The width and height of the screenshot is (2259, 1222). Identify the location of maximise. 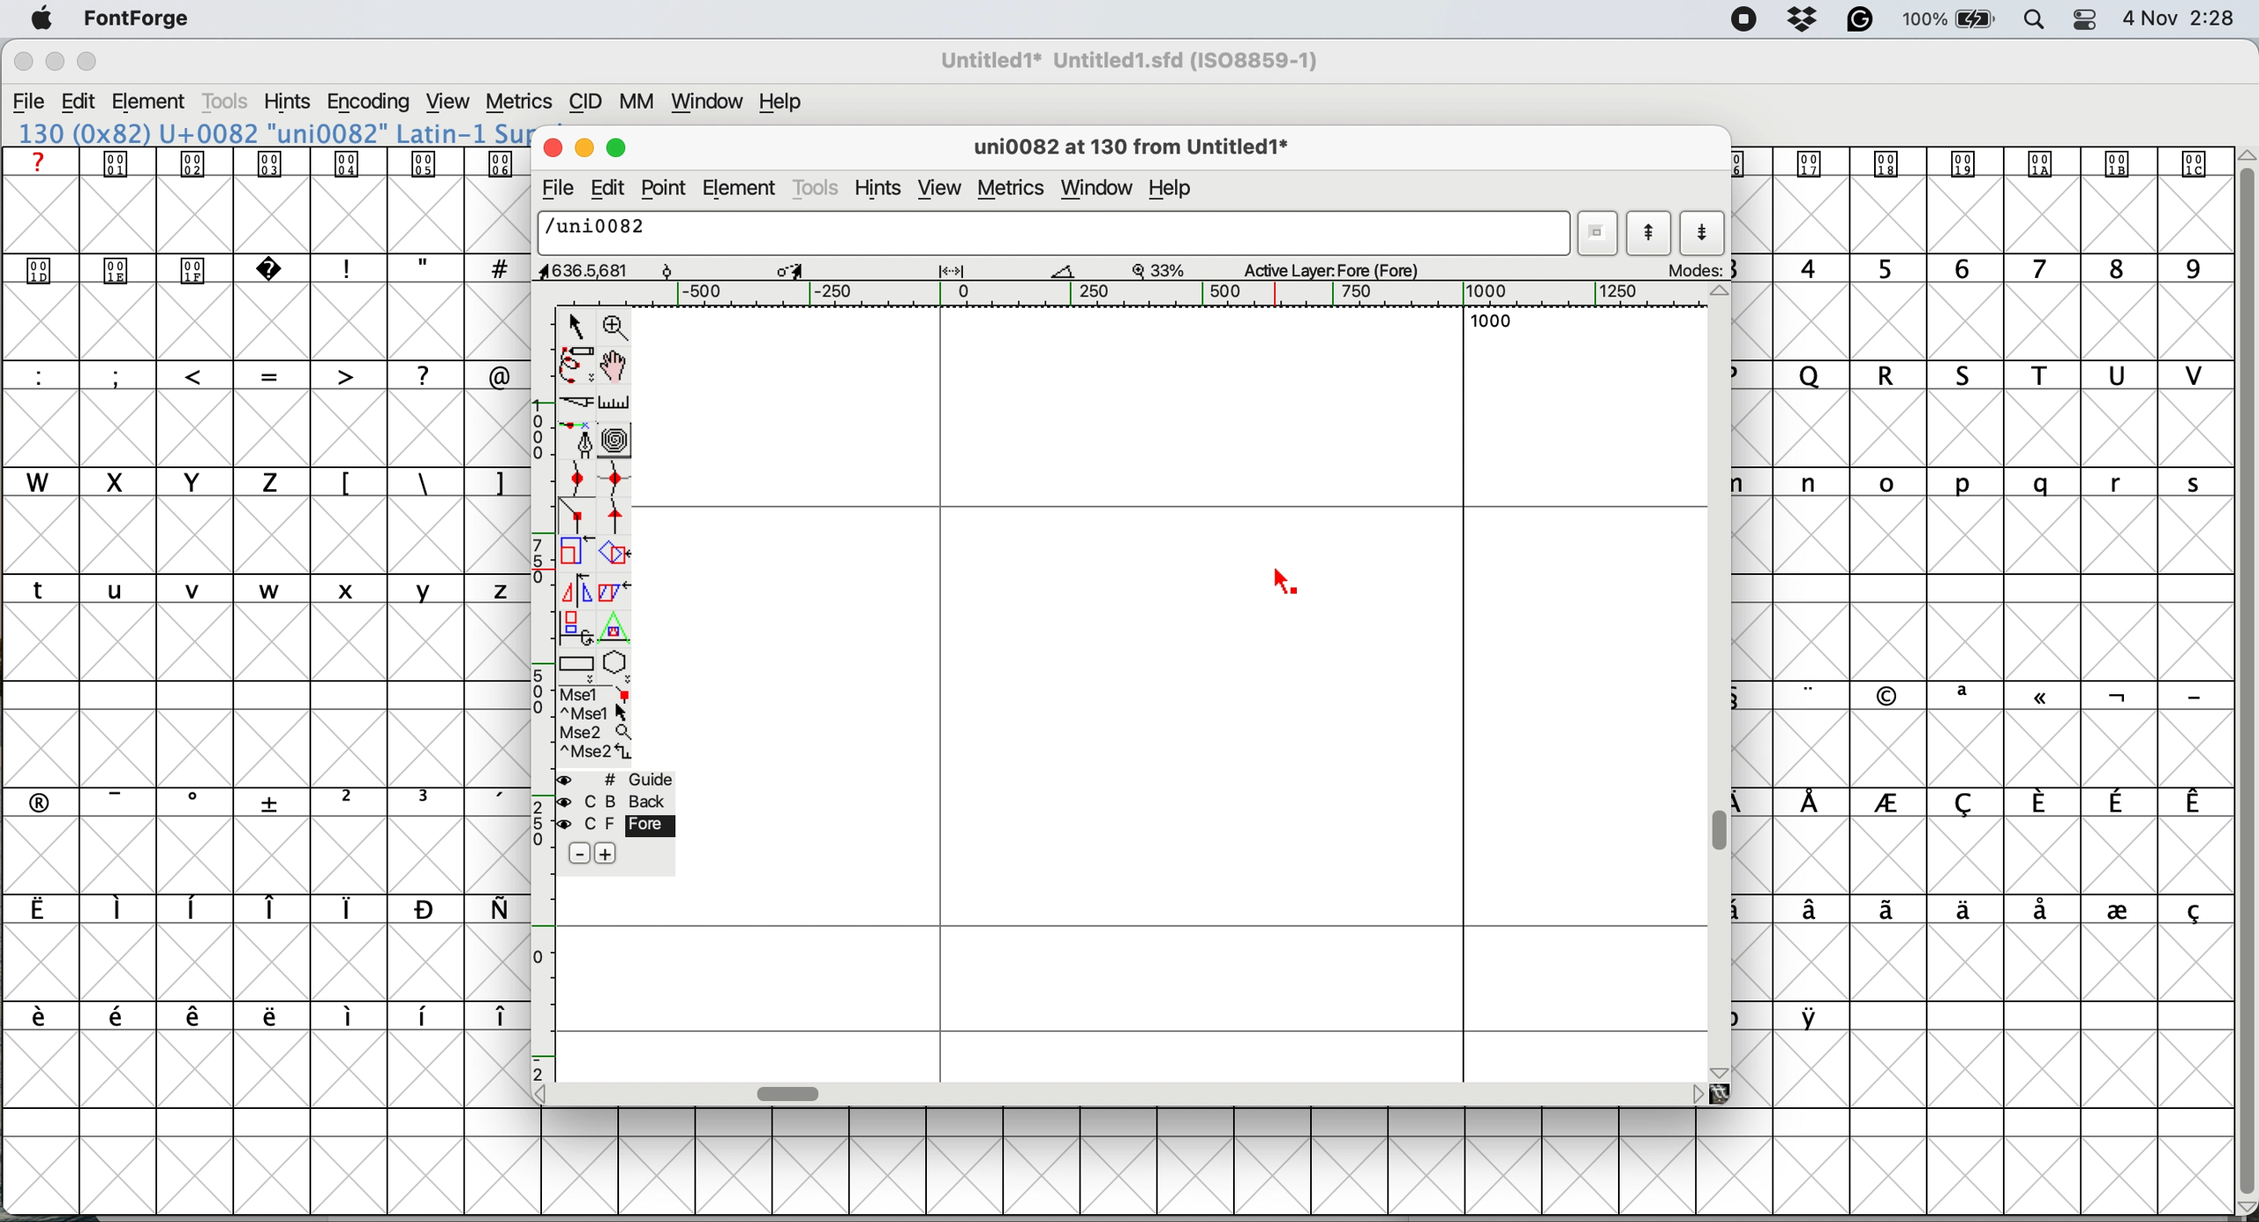
(620, 144).